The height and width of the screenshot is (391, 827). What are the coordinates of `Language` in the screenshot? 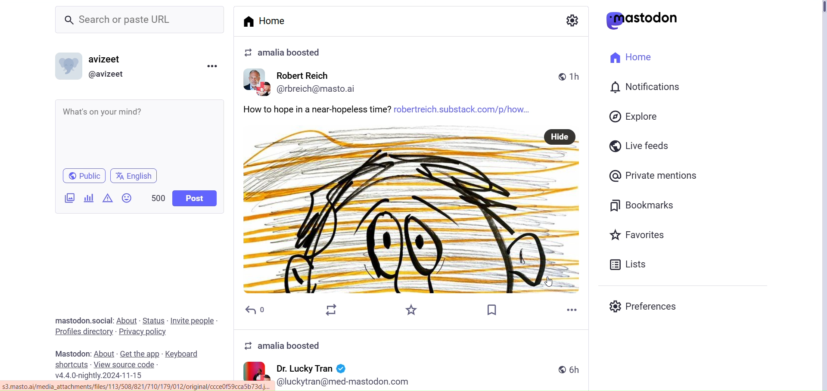 It's located at (132, 176).